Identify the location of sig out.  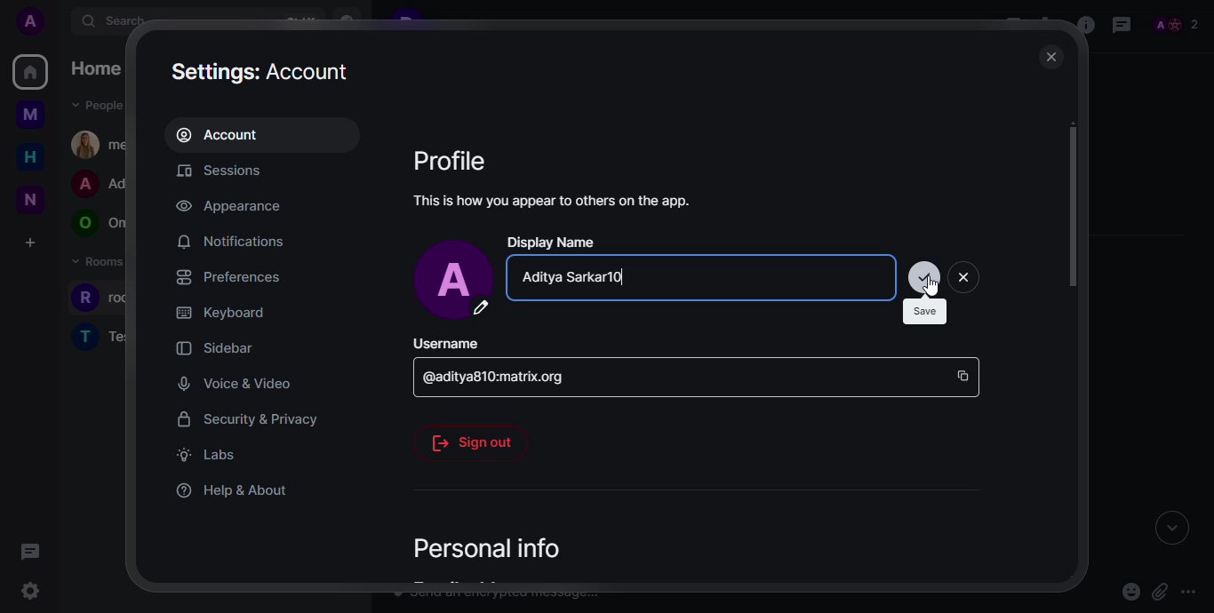
(473, 442).